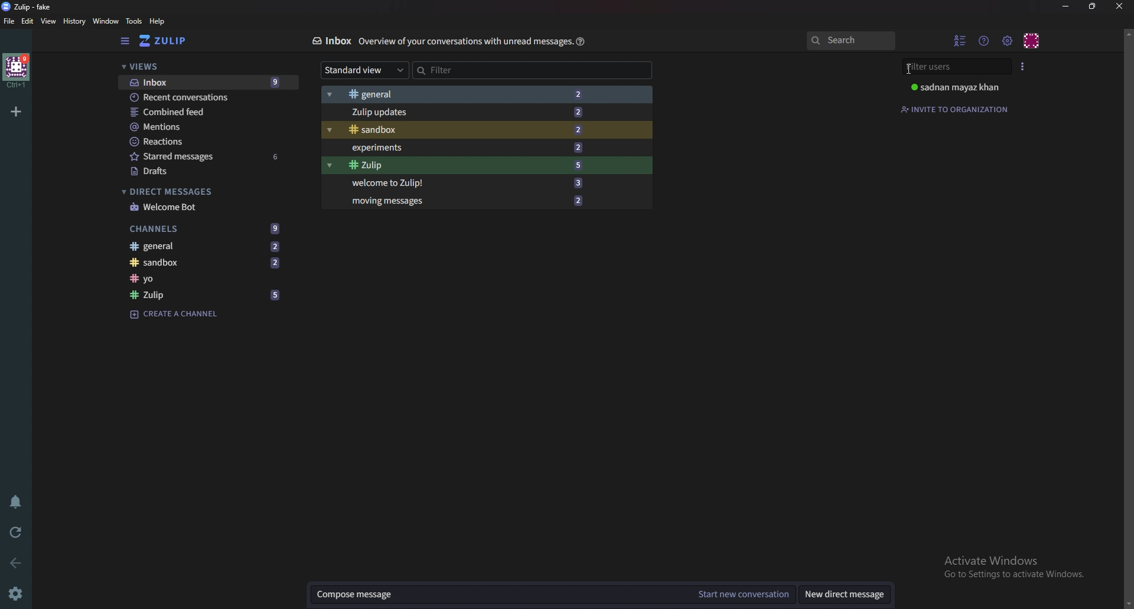  Describe the element at coordinates (206, 207) in the screenshot. I see `welcome bot` at that location.